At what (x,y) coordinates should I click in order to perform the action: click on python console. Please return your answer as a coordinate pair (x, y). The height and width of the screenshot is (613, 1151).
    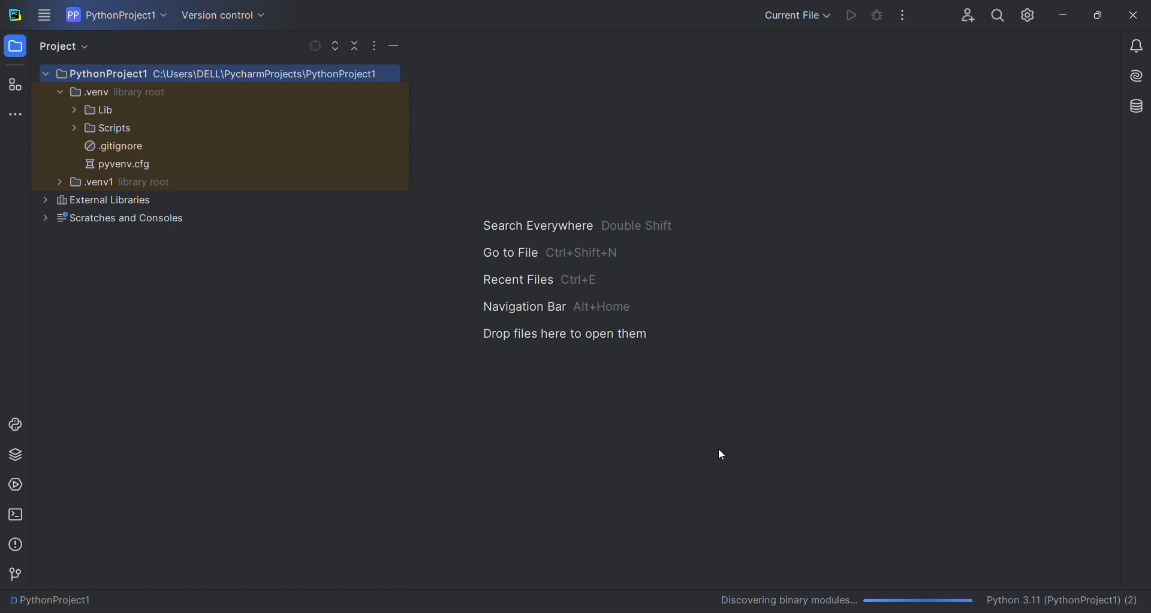
    Looking at the image, I should click on (14, 423).